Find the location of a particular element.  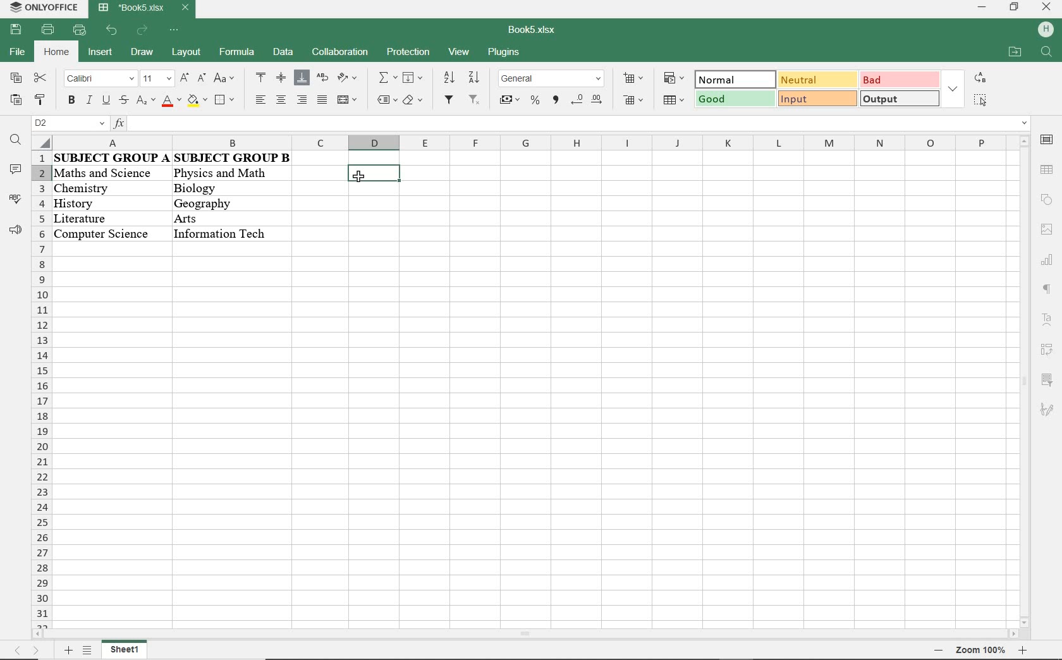

bold is located at coordinates (71, 101).